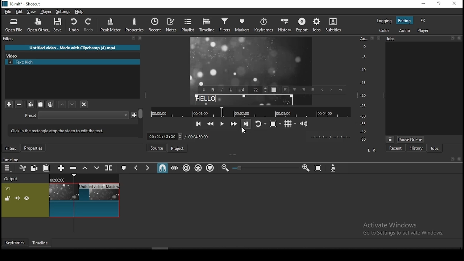  I want to click on help, so click(79, 12).